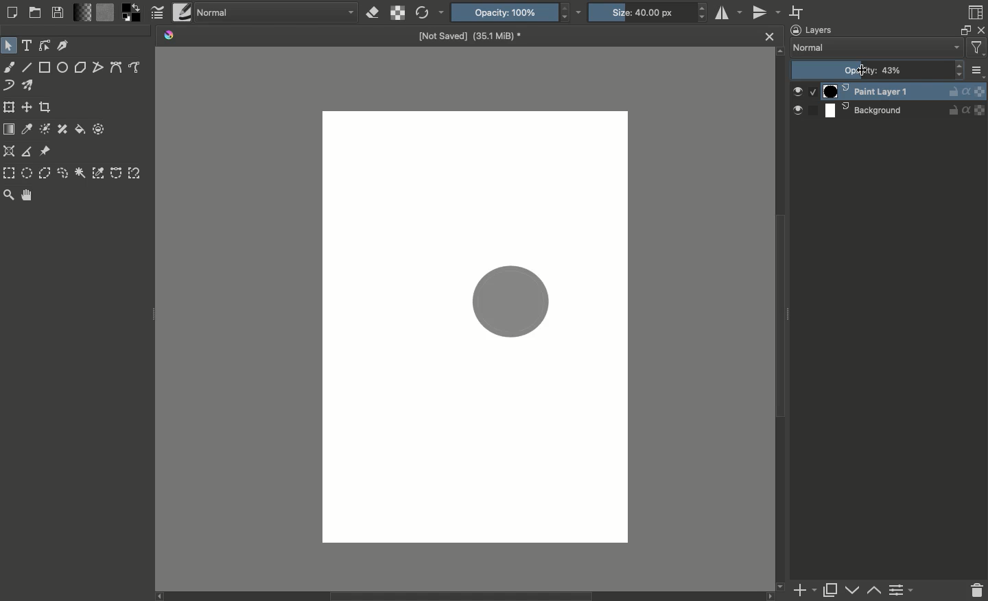 The height and width of the screenshot is (601, 988). Describe the element at coordinates (874, 590) in the screenshot. I see `Raise layer` at that location.